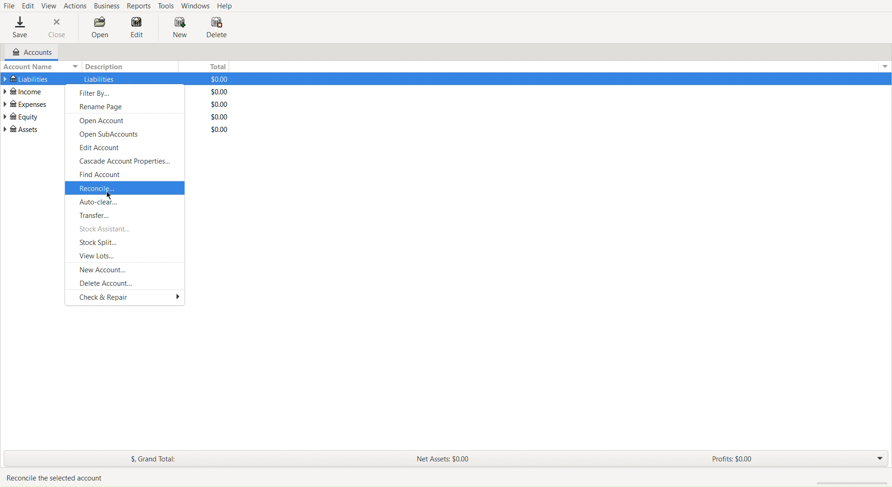 The height and width of the screenshot is (487, 892). Describe the element at coordinates (76, 6) in the screenshot. I see `Actions` at that location.